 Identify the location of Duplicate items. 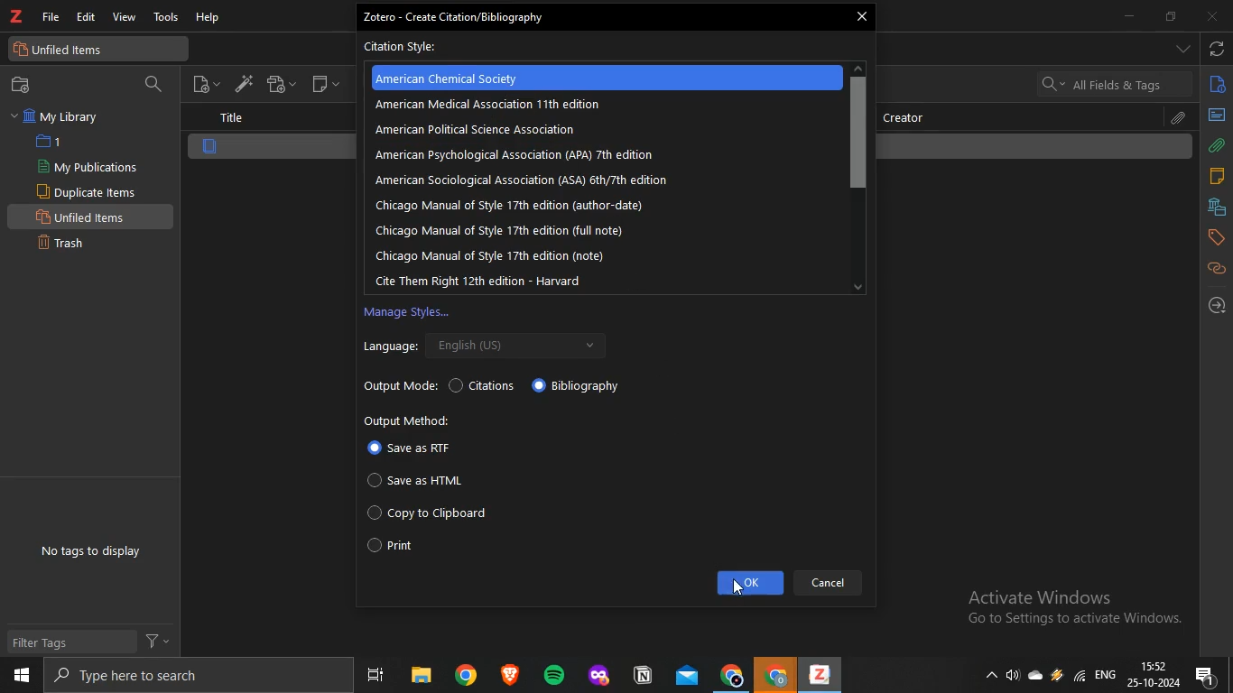
(88, 191).